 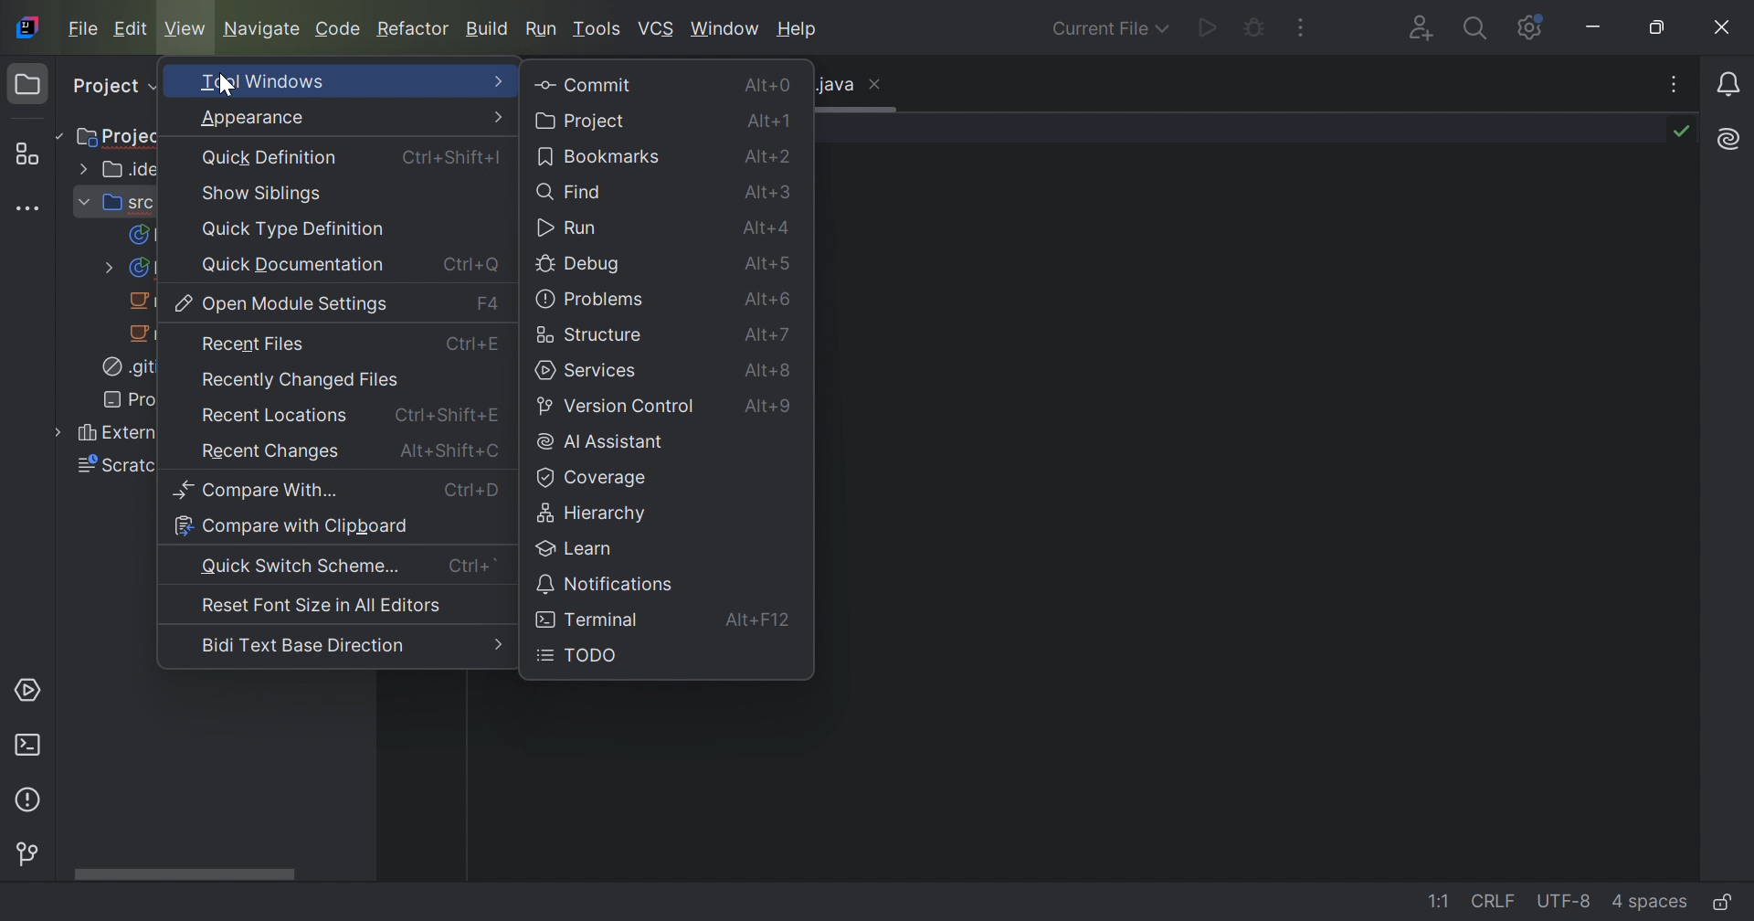 I want to click on Window, so click(x=724, y=32).